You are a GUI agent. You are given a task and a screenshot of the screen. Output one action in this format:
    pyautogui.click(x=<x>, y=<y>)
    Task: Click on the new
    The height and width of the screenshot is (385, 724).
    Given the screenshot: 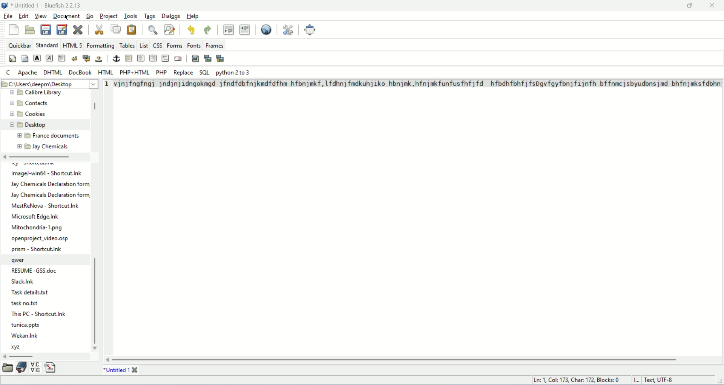 What is the action you would take?
    pyautogui.click(x=14, y=29)
    